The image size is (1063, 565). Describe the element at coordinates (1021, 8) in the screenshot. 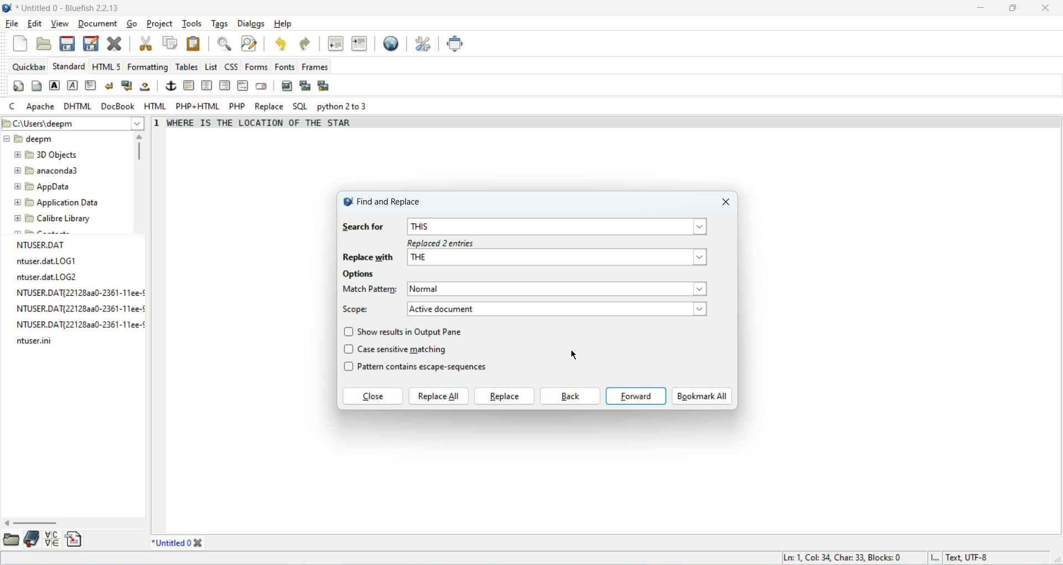

I see `maximize` at that location.